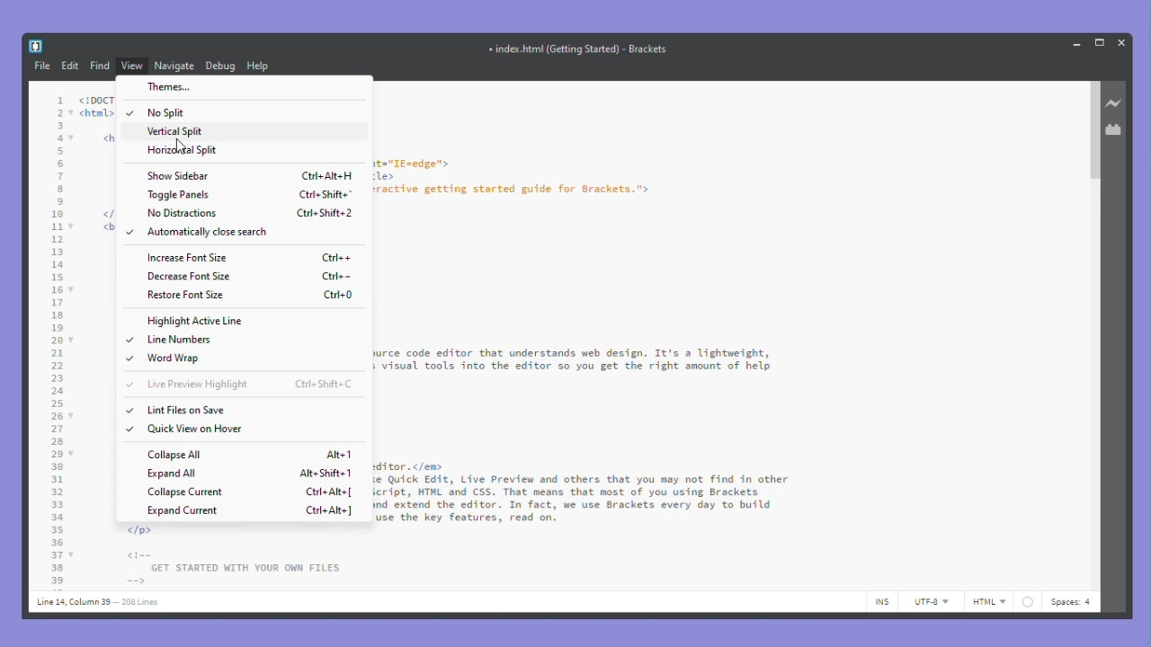 The height and width of the screenshot is (647, 1151). I want to click on File, so click(41, 66).